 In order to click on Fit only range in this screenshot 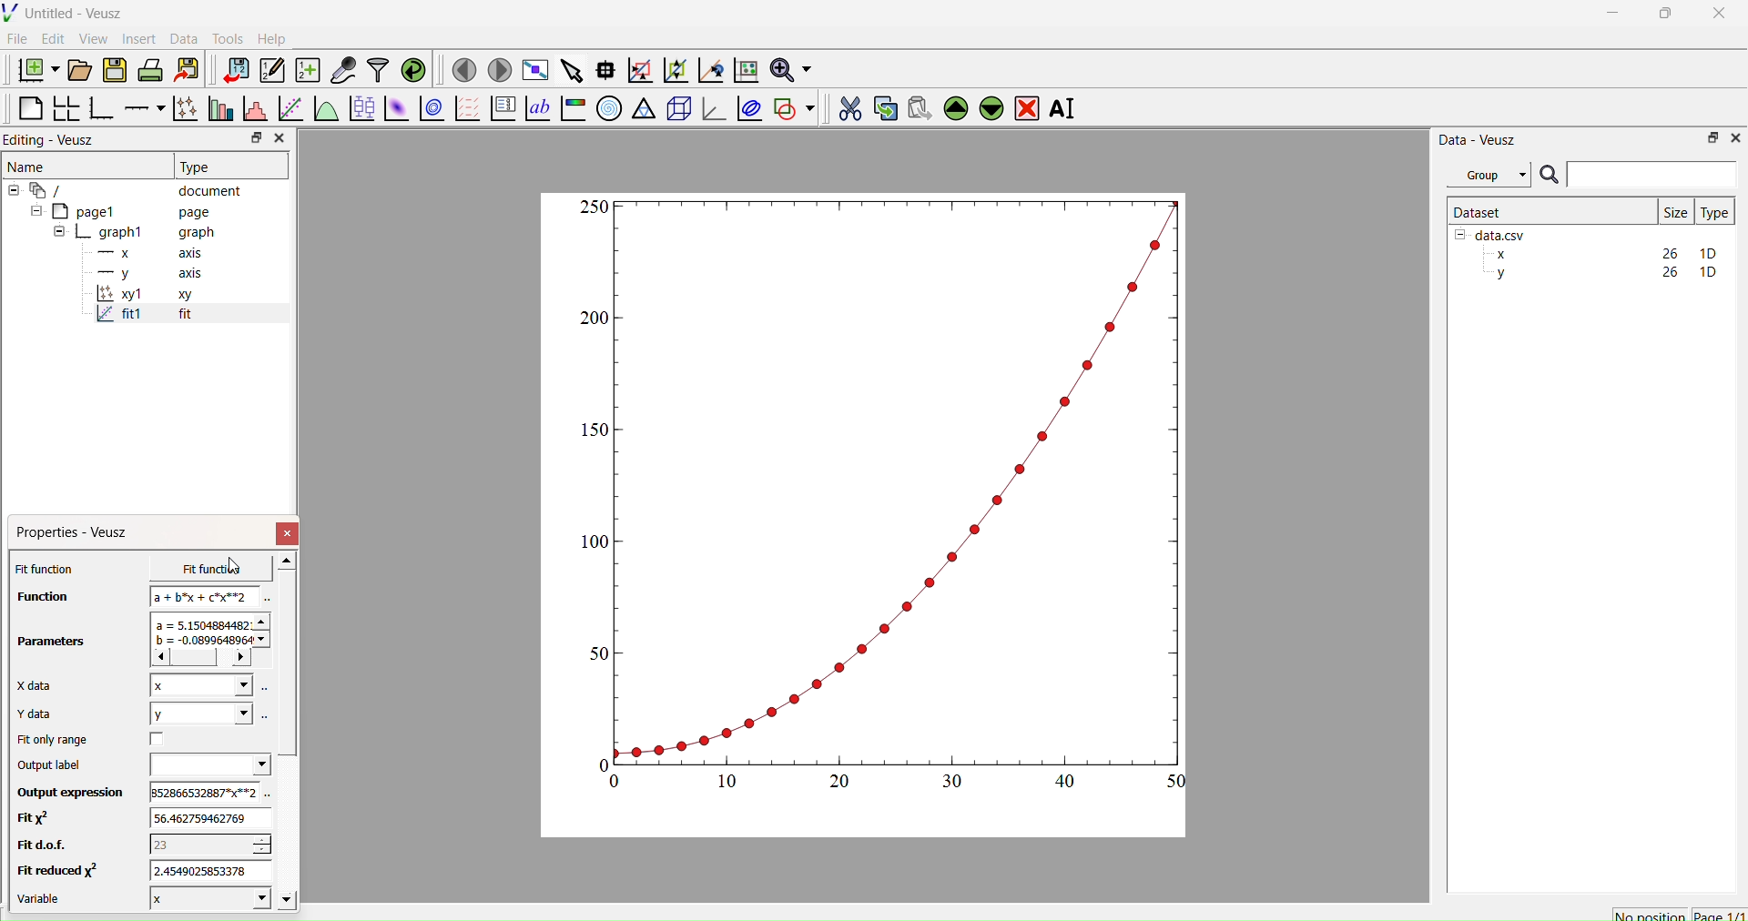, I will do `click(53, 740)`.